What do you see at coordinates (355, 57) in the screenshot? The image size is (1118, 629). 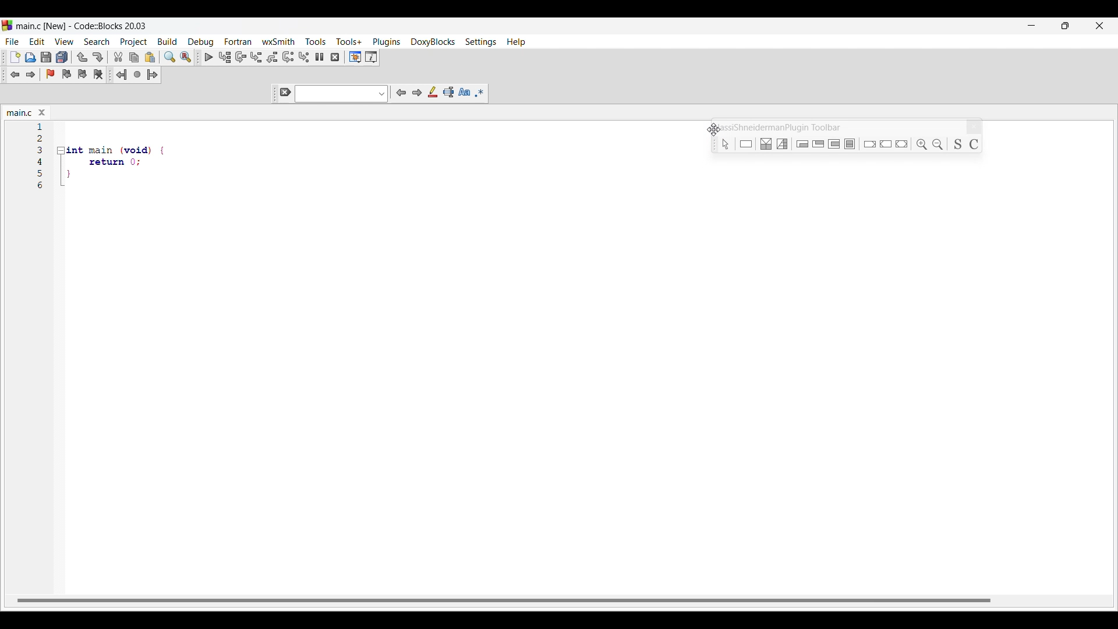 I see `Debugging windows` at bounding box center [355, 57].